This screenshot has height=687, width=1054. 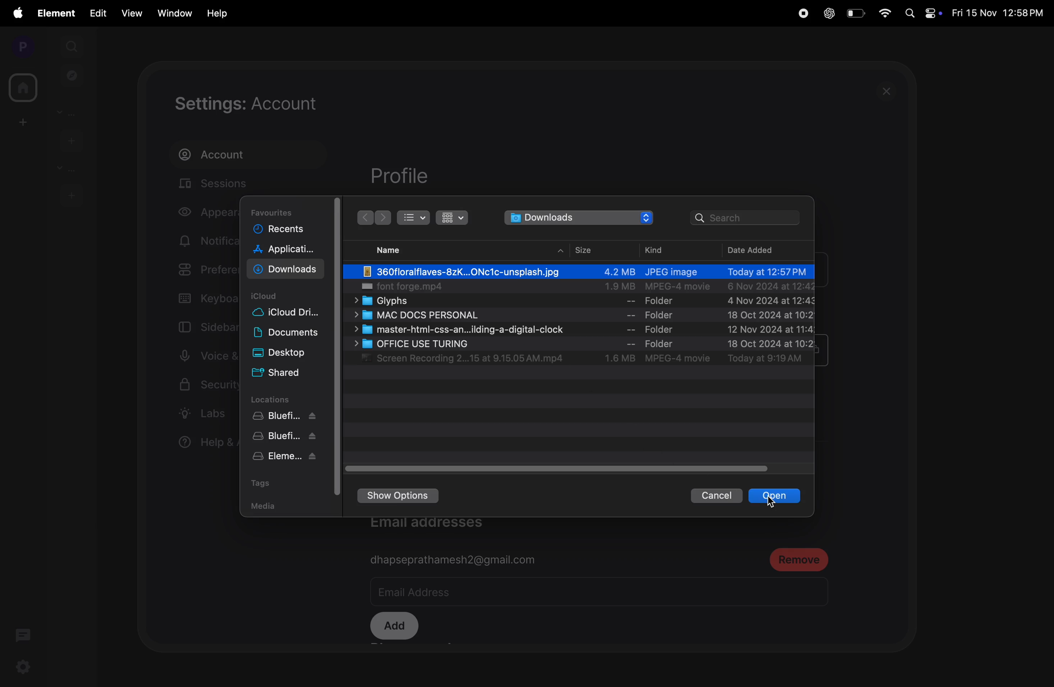 What do you see at coordinates (436, 526) in the screenshot?
I see `email addresses` at bounding box center [436, 526].